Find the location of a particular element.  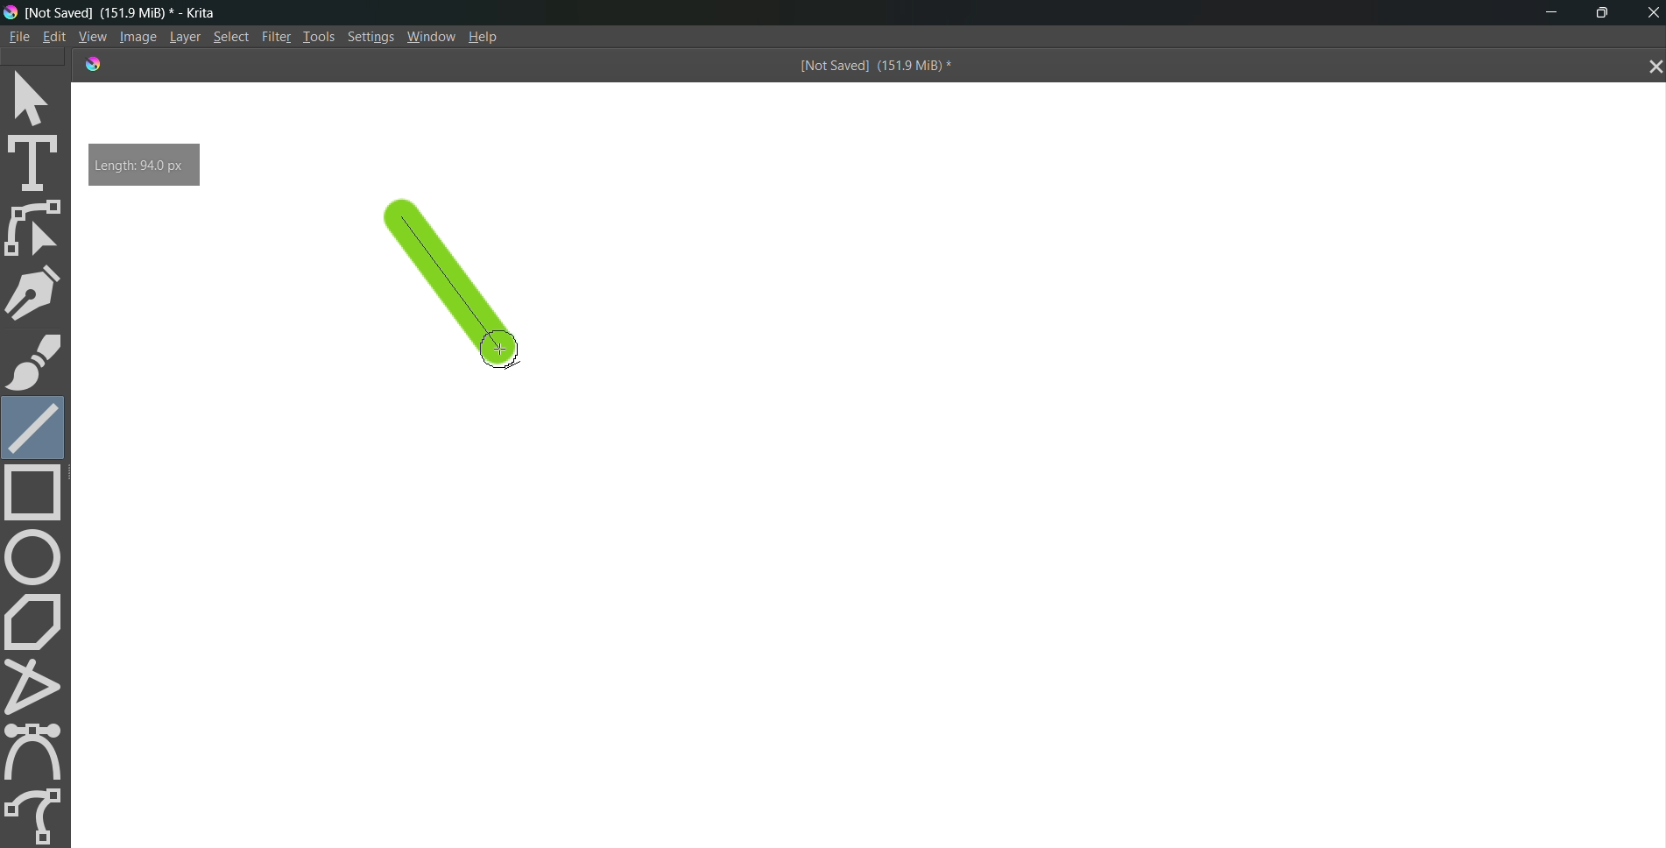

logo is located at coordinates (11, 11).